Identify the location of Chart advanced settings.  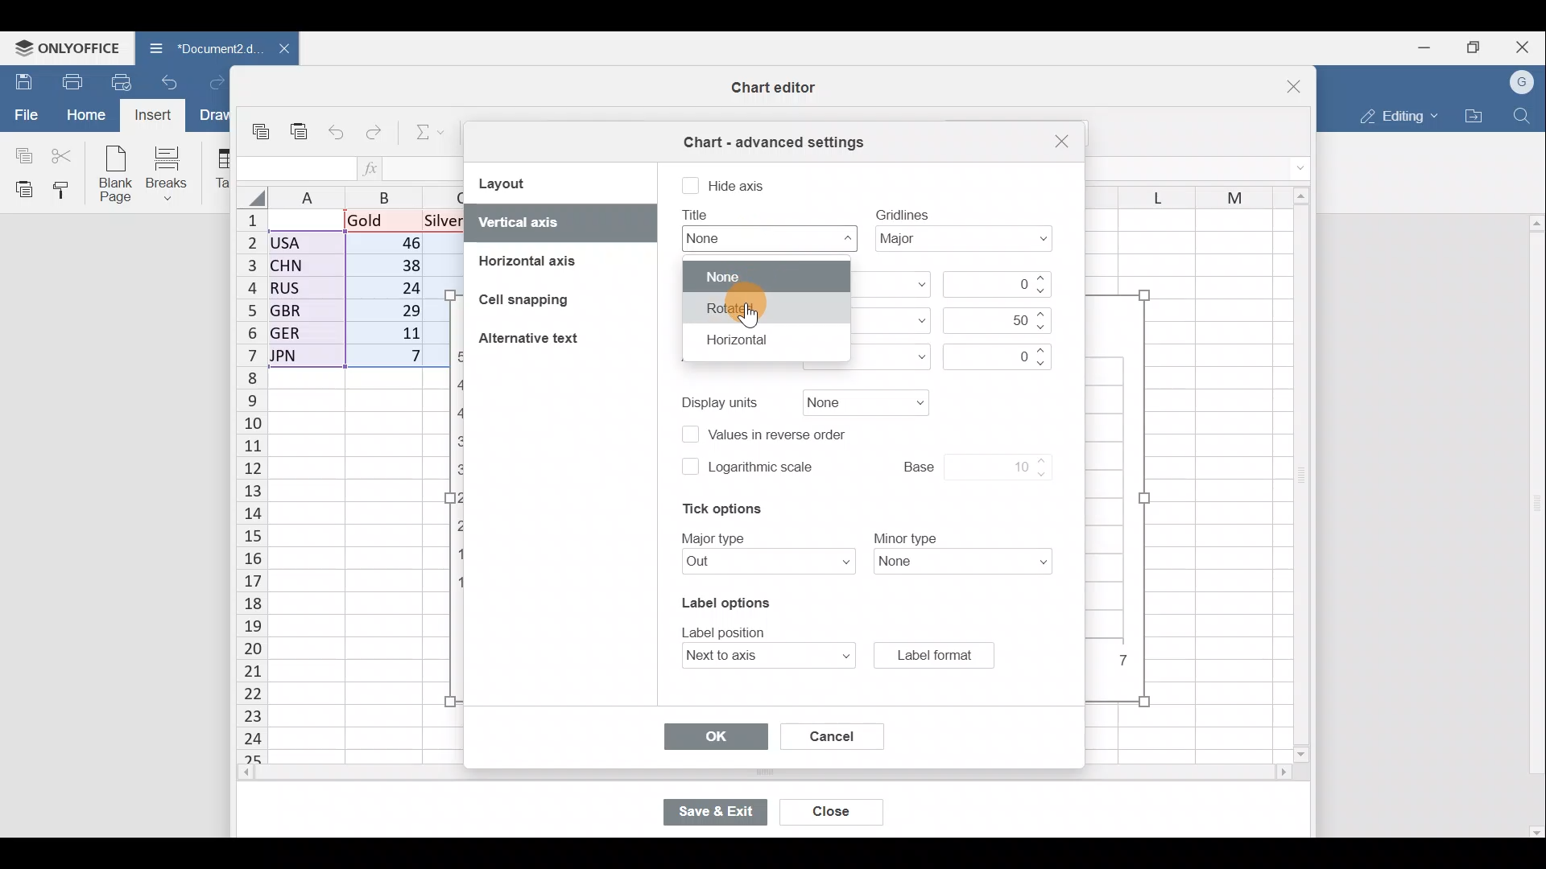
(771, 137).